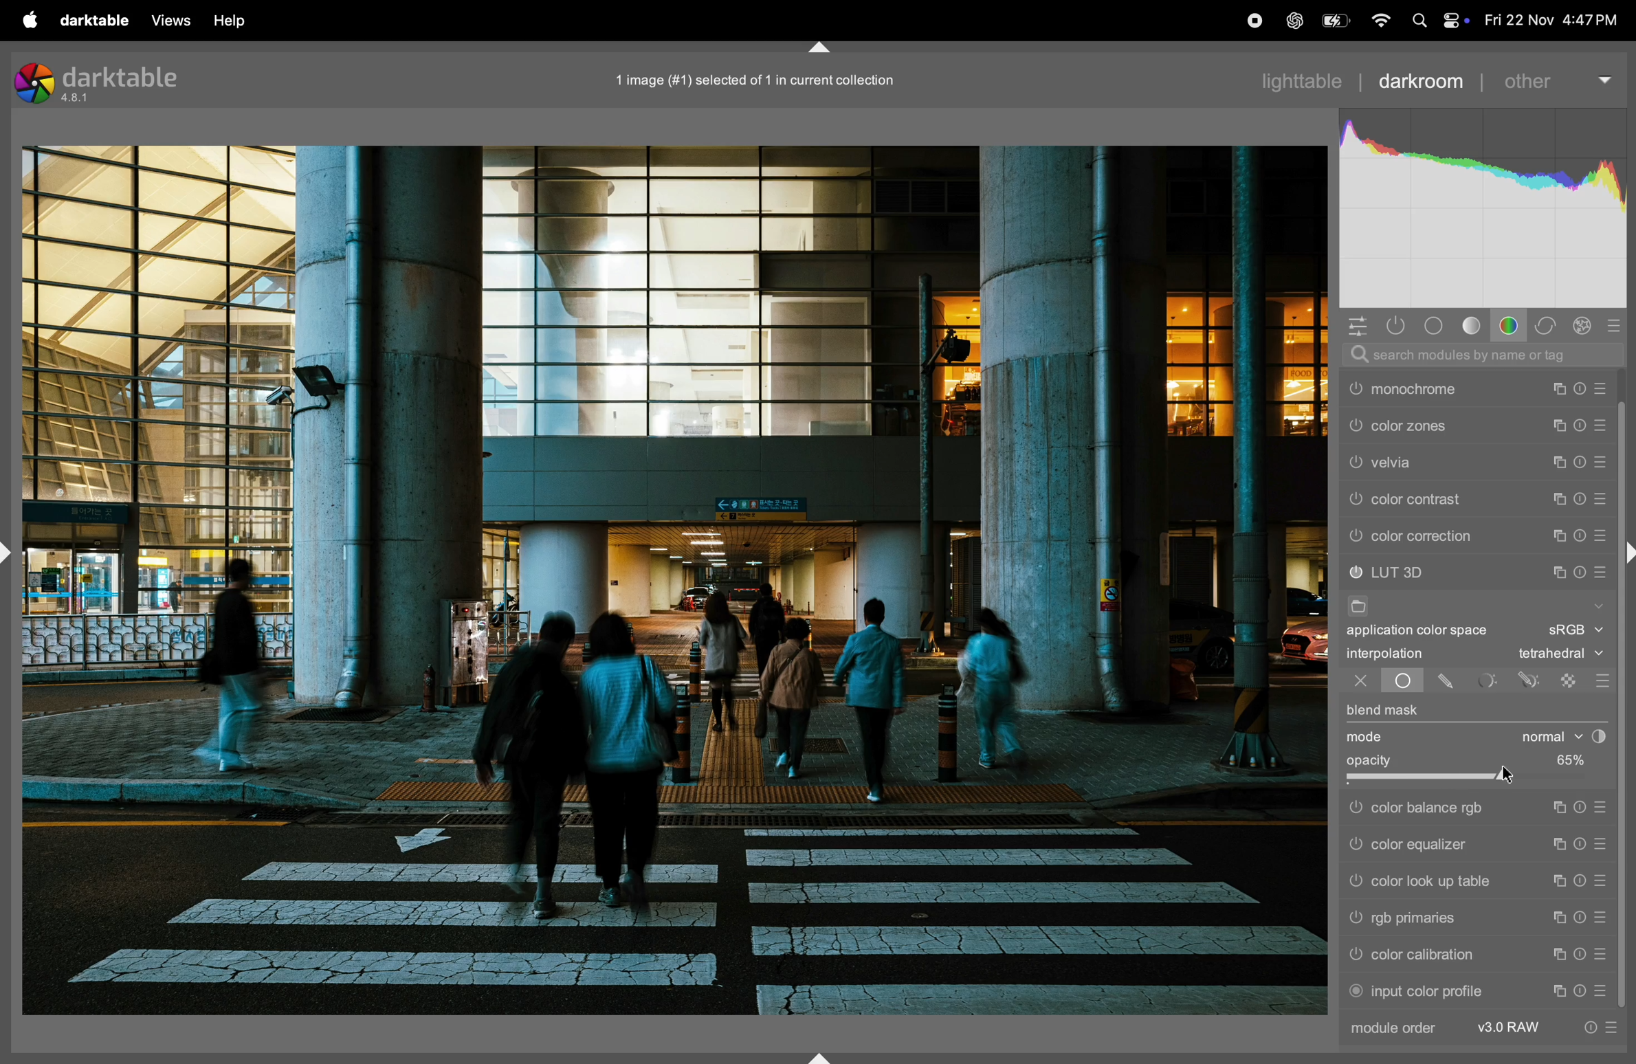 The width and height of the screenshot is (1636, 1064). Describe the element at coordinates (1582, 847) in the screenshot. I see `reset` at that location.